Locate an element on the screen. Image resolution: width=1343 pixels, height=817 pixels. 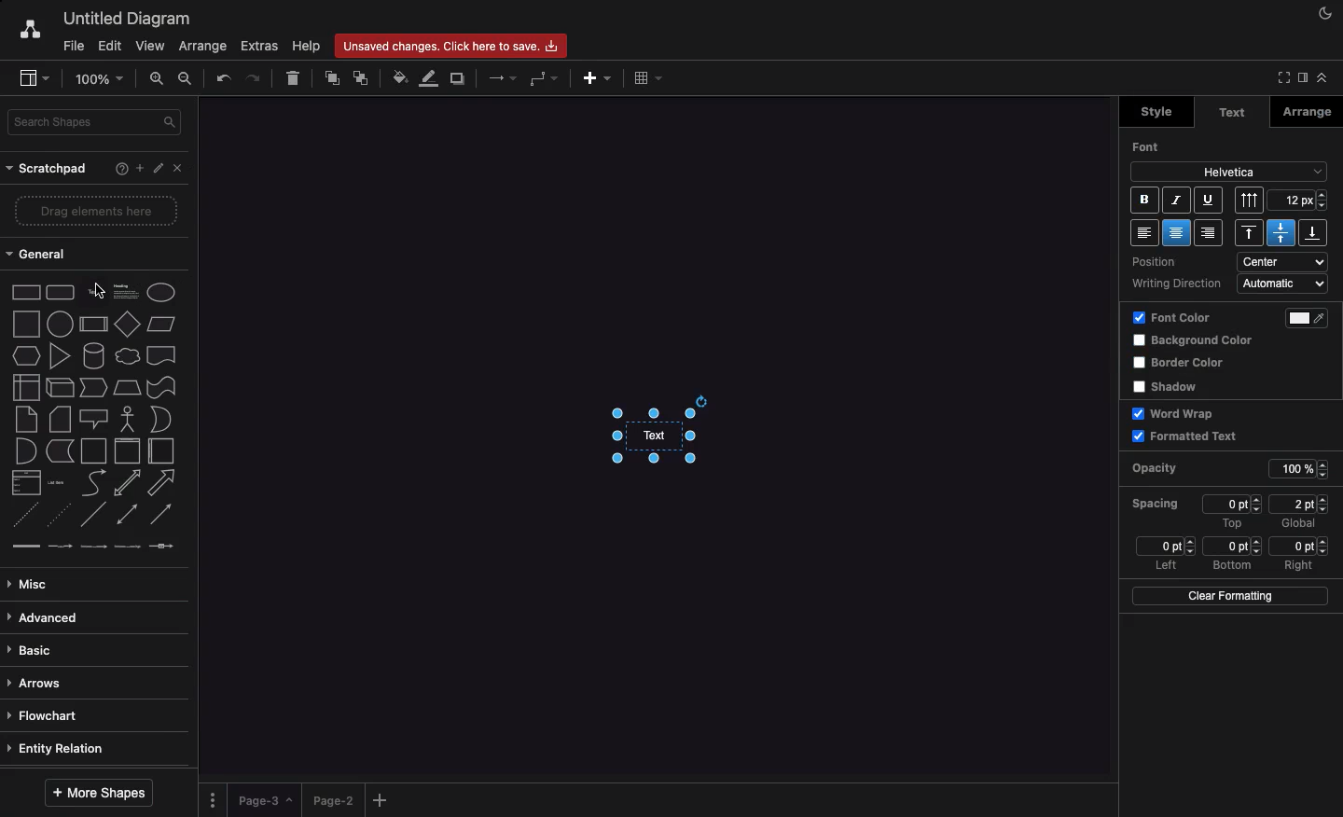
Unsaved changes. click here to save is located at coordinates (449, 45).